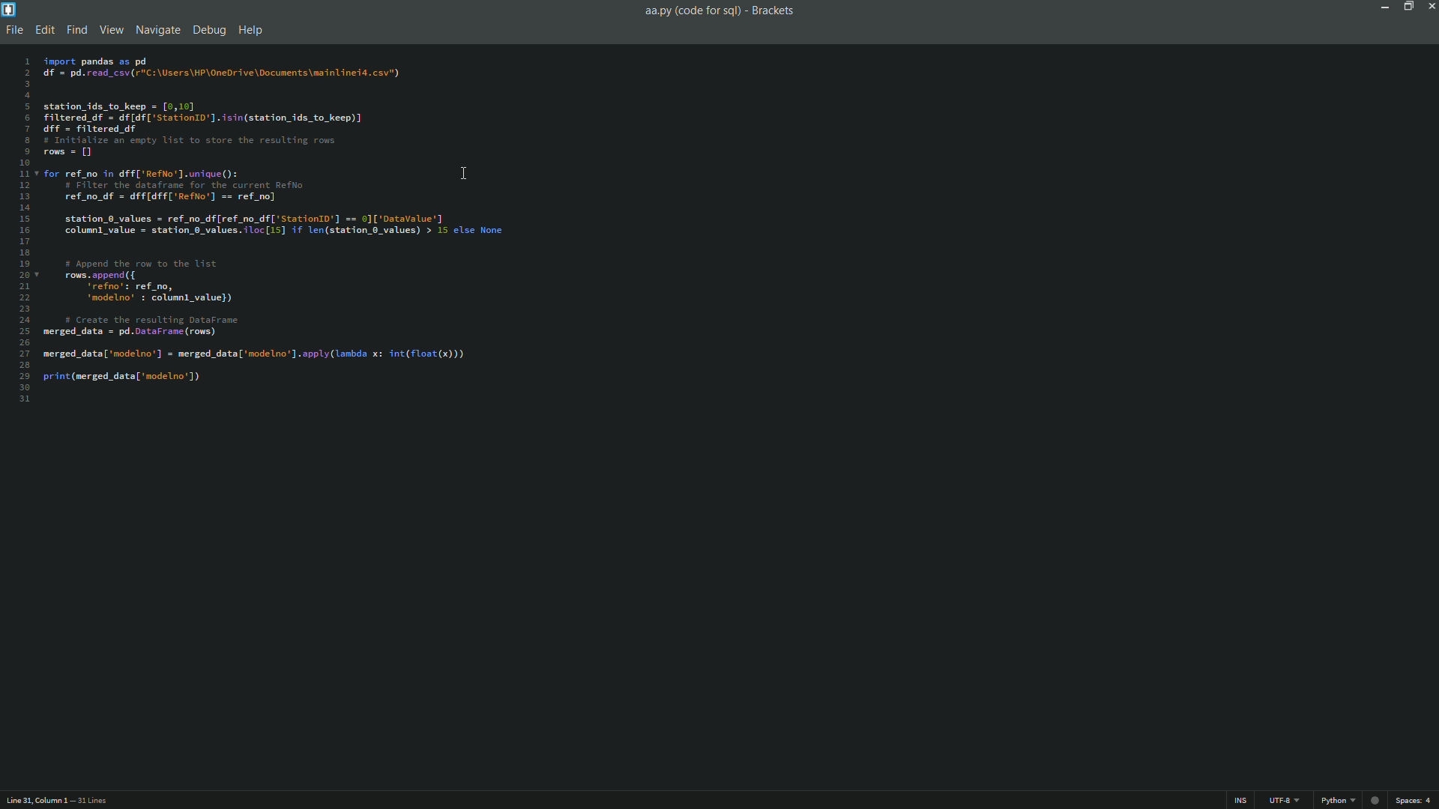 This screenshot has width=1439, height=809. Describe the element at coordinates (208, 30) in the screenshot. I see `debug menu` at that location.